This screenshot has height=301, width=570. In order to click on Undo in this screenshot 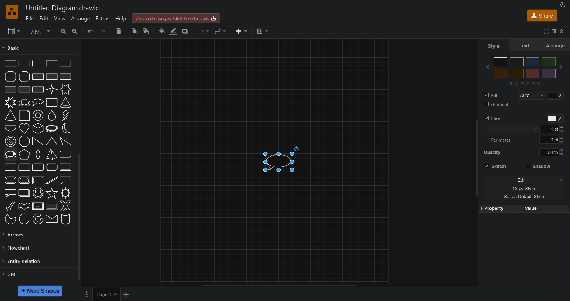, I will do `click(90, 32)`.